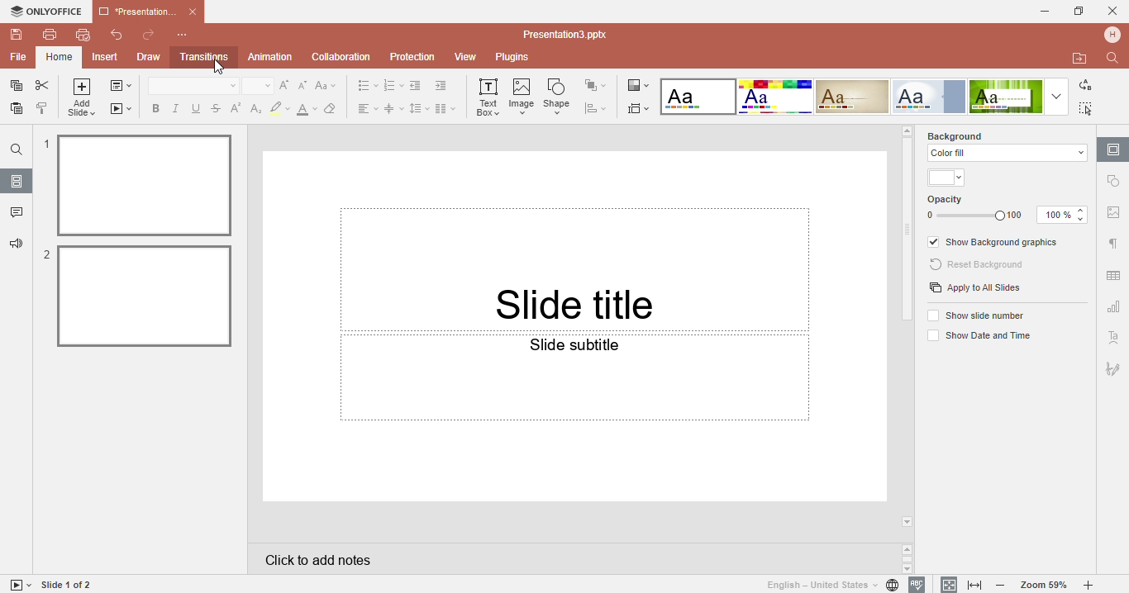 The image size is (1129, 593). What do you see at coordinates (191, 35) in the screenshot?
I see `Customize quick access toolbar` at bounding box center [191, 35].